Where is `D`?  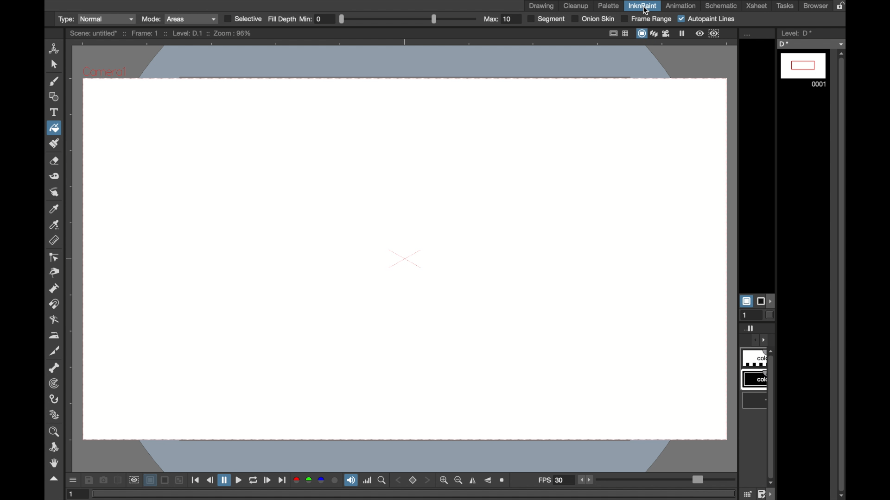
D is located at coordinates (811, 44).